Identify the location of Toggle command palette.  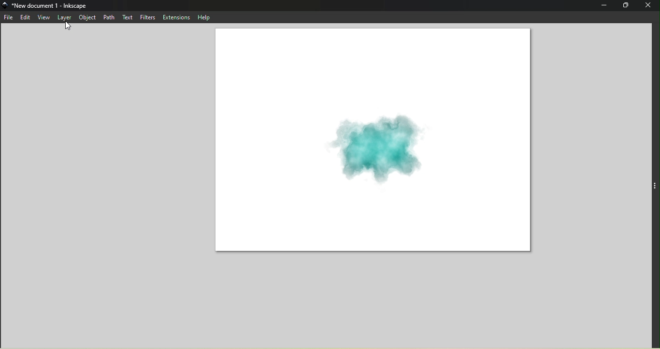
(655, 184).